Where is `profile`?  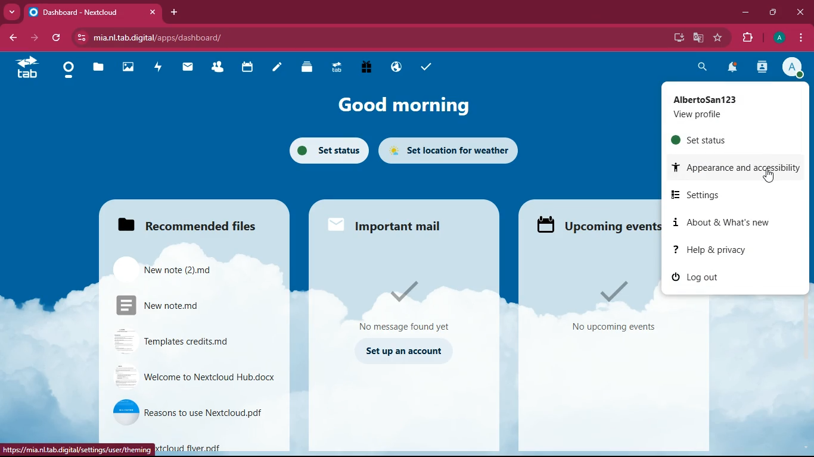 profile is located at coordinates (735, 107).